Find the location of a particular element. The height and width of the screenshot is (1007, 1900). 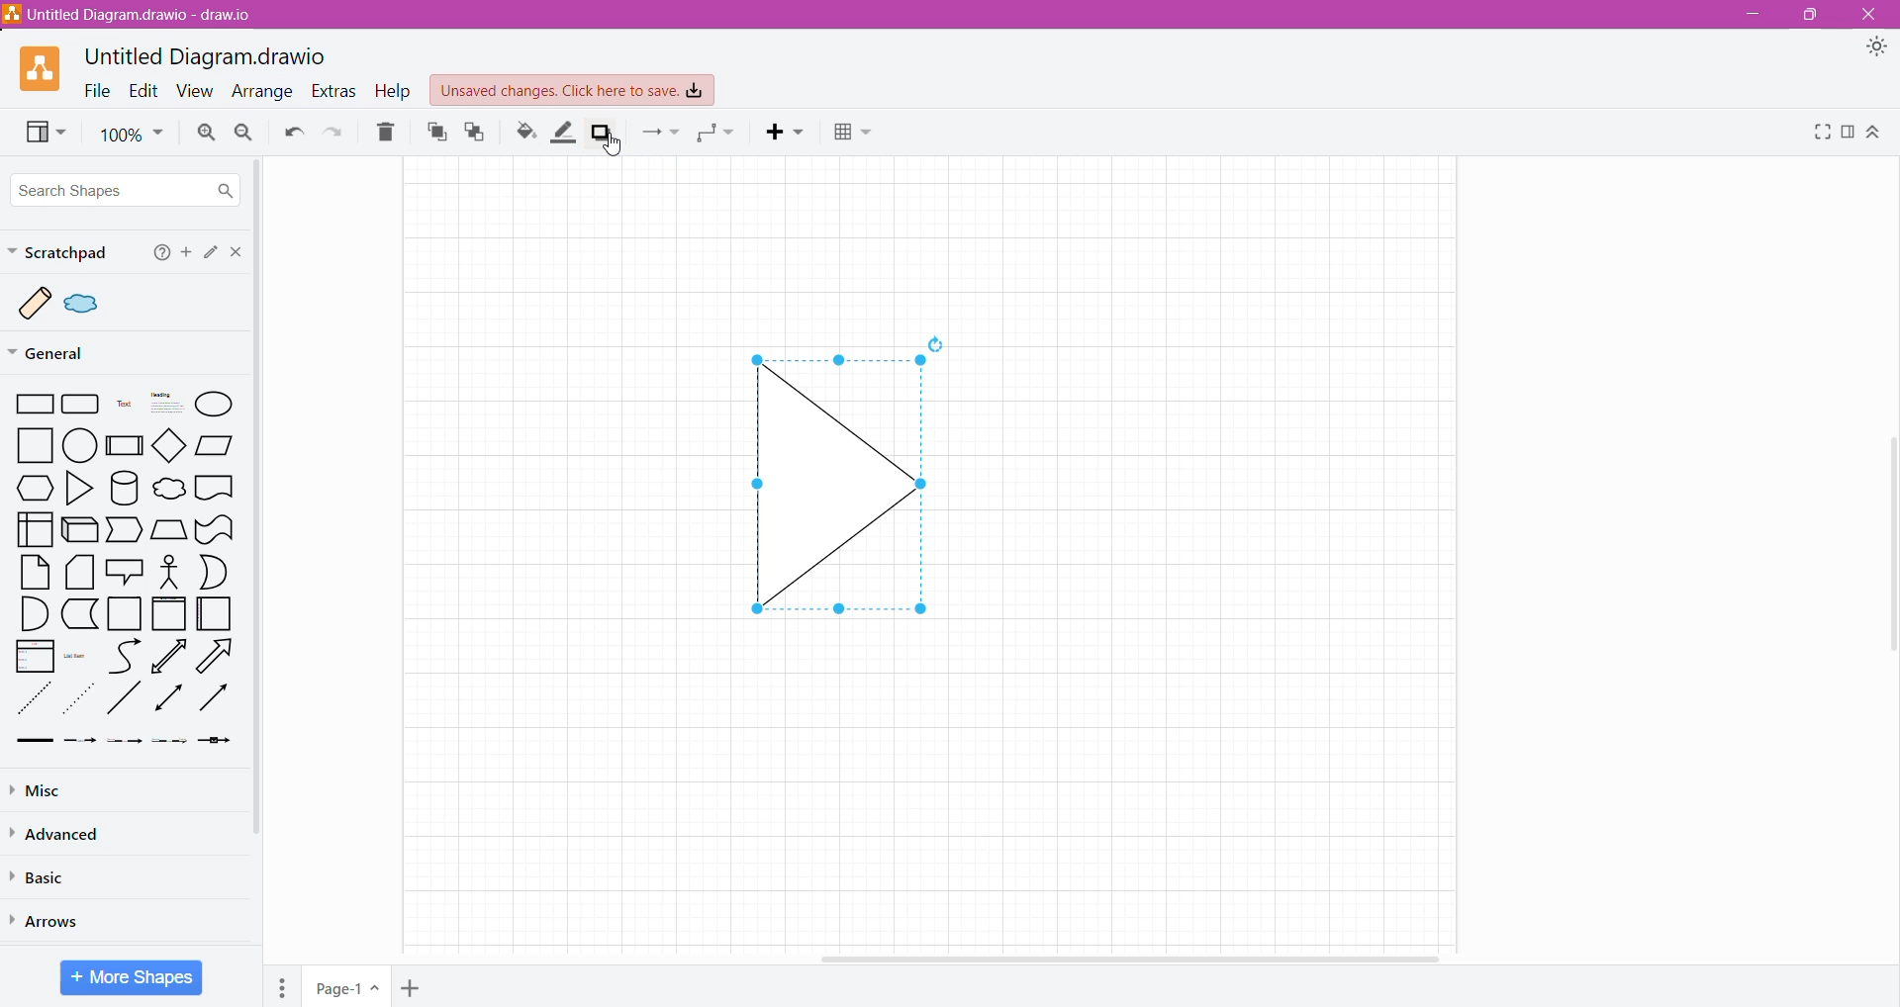

Scratched shape 2 is located at coordinates (99, 311).